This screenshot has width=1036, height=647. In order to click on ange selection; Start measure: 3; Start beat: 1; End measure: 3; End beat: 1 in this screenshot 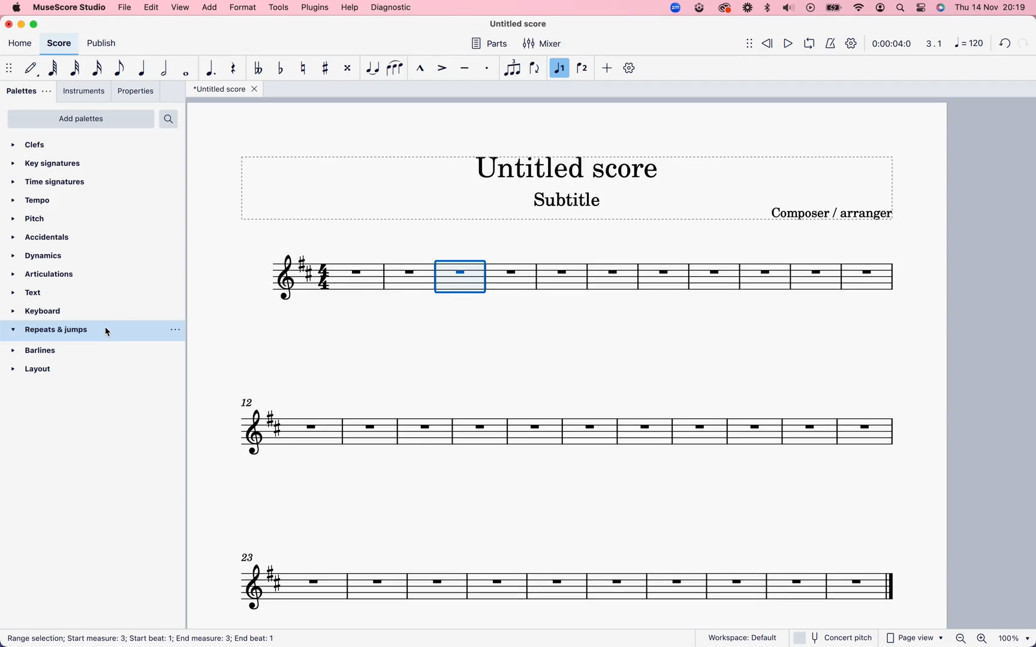, I will do `click(169, 639)`.